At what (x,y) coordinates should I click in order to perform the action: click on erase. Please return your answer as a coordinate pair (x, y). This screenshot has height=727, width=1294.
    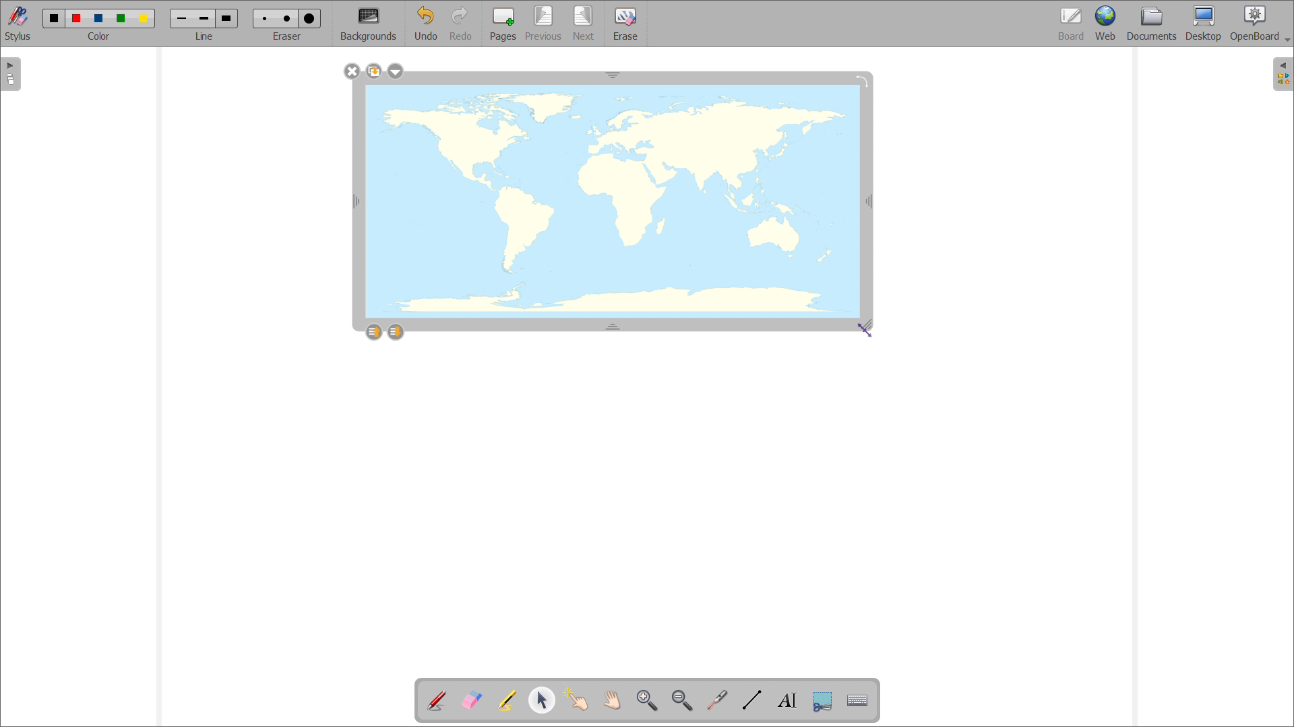
    Looking at the image, I should click on (625, 24).